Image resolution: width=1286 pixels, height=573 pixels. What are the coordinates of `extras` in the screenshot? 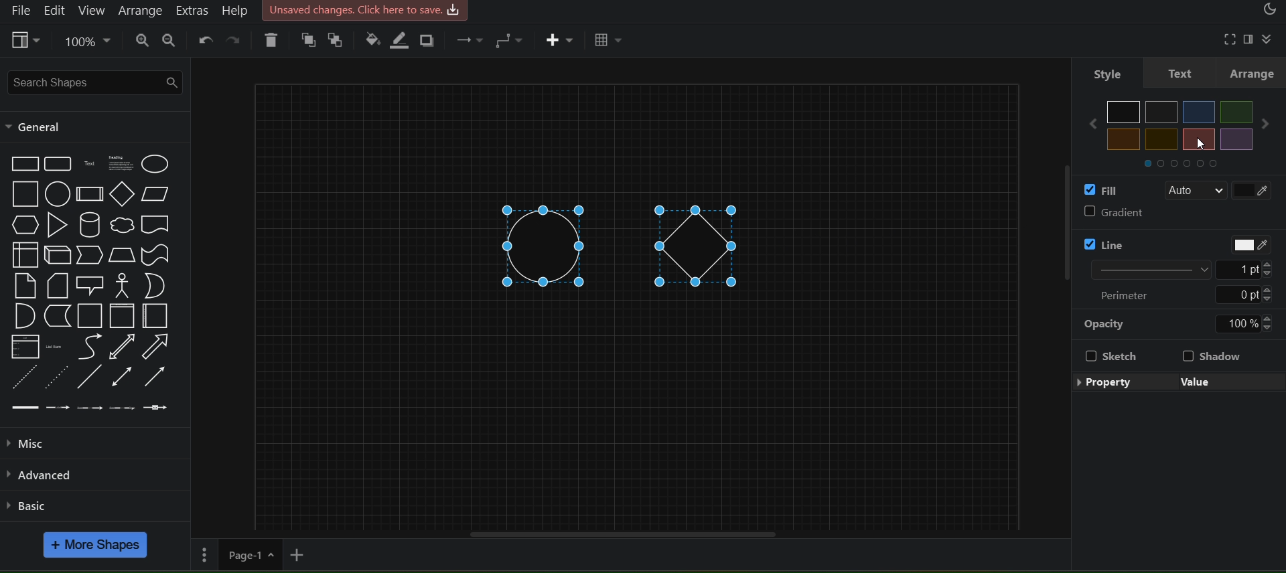 It's located at (190, 10).